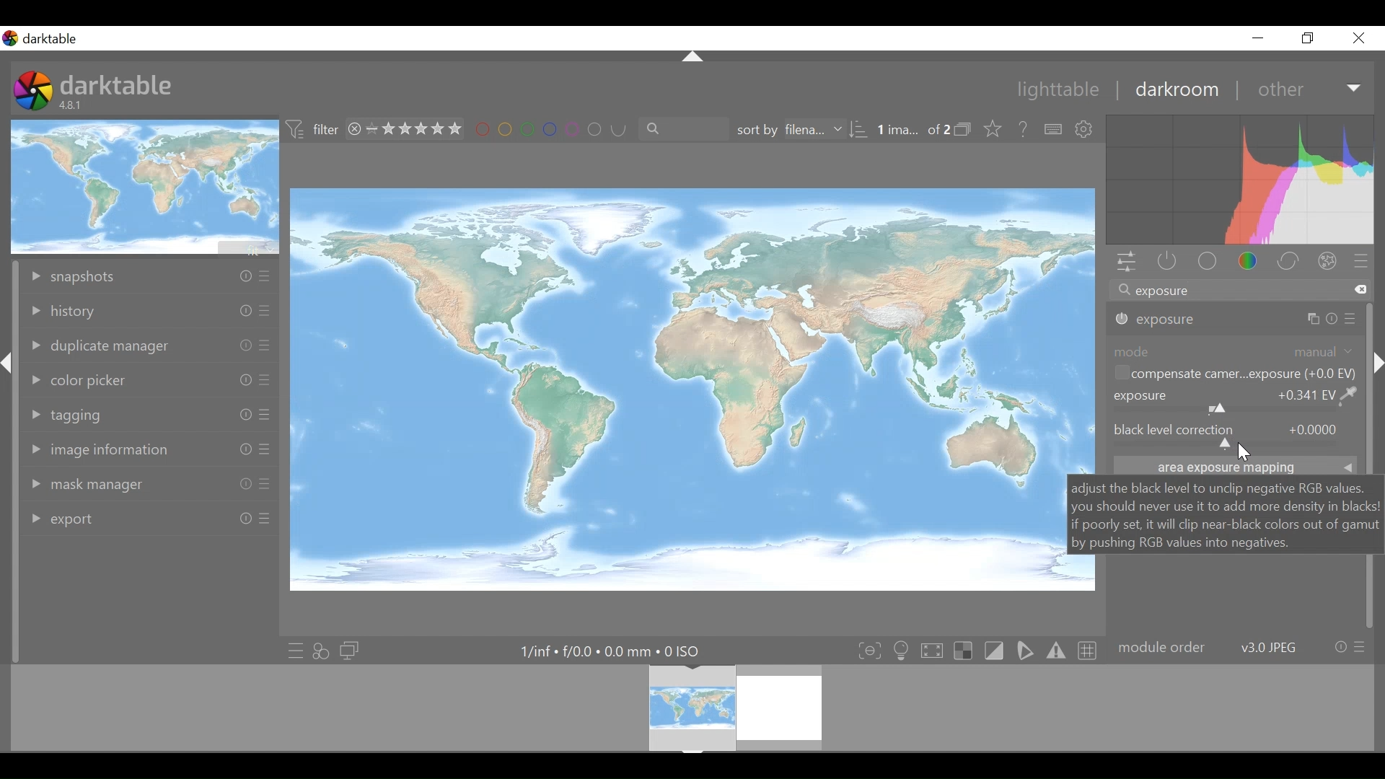  I want to click on hide, so click(9, 370).